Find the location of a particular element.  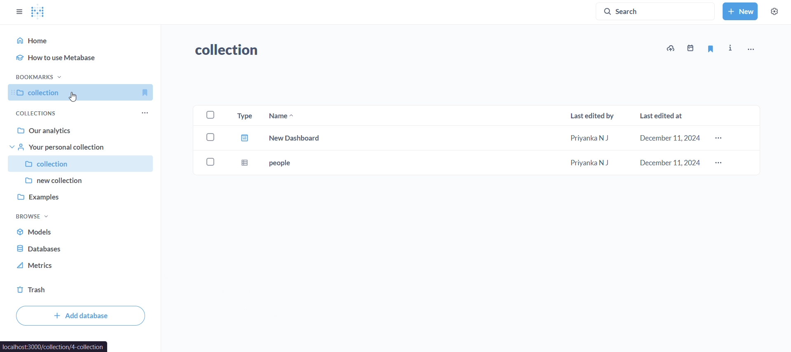

last edited by is located at coordinates (590, 115).